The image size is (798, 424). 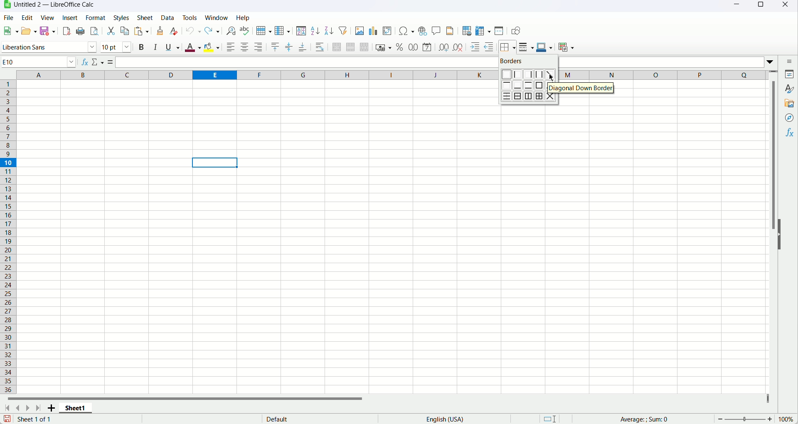 I want to click on Navigator, so click(x=790, y=118).